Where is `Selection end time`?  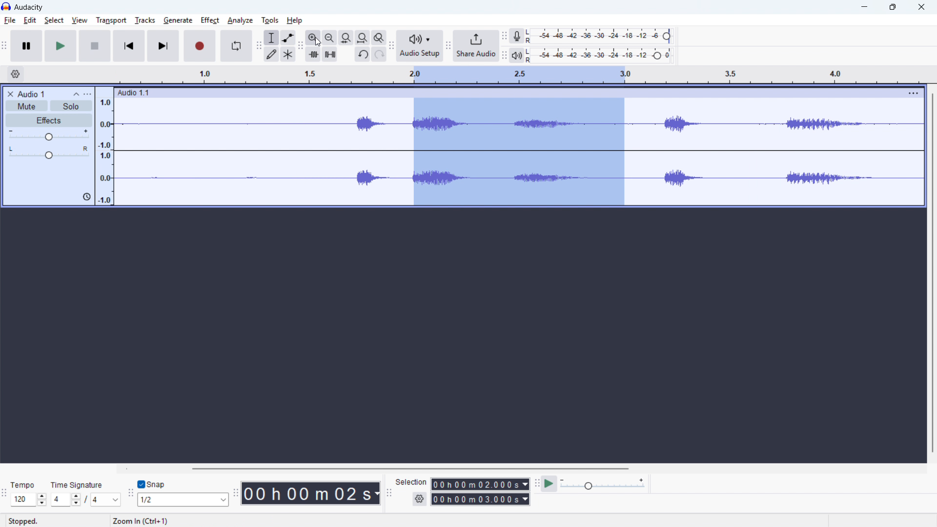 Selection end time is located at coordinates (482, 499).